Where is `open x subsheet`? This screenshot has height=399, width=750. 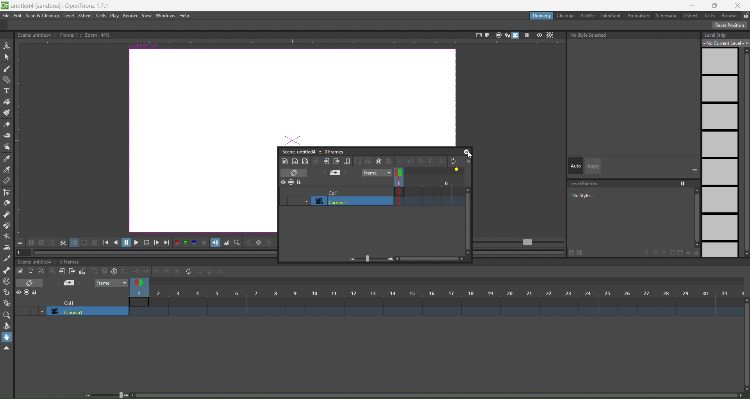 open x subsheet is located at coordinates (327, 161).